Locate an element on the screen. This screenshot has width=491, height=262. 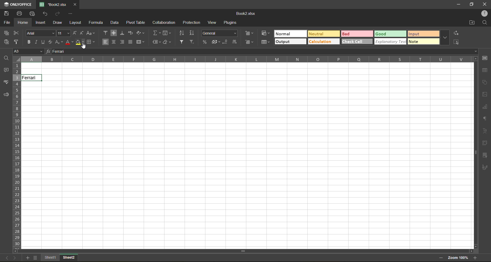
sort descending is located at coordinates (192, 33).